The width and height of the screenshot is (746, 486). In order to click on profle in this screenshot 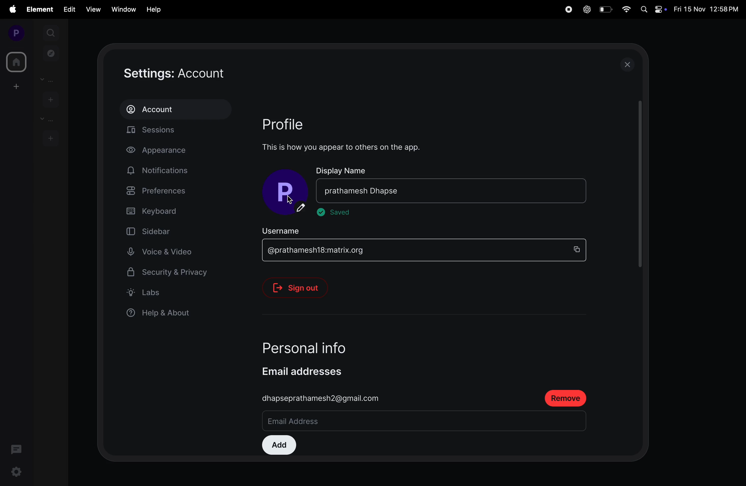, I will do `click(292, 123)`.